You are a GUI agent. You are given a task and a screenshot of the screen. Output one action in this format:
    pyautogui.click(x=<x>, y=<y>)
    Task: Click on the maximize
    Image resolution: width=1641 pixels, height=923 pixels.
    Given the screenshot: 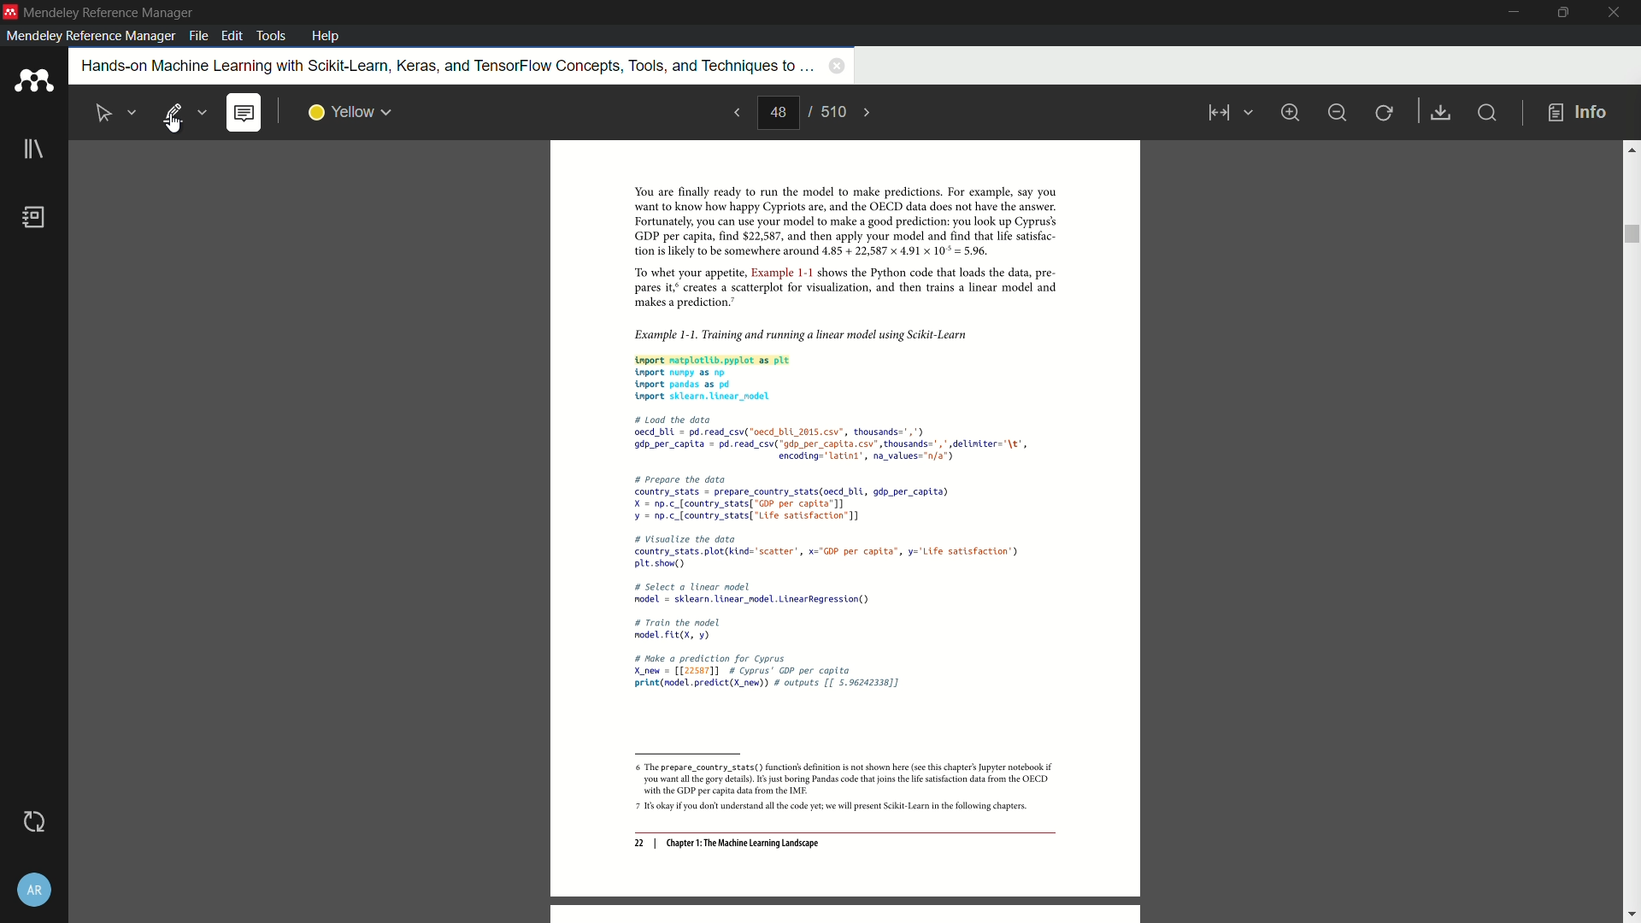 What is the action you would take?
    pyautogui.click(x=1560, y=12)
    